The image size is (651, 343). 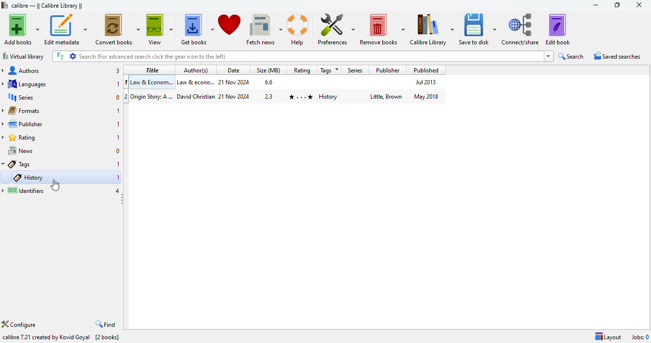 I want to click on saved searches, so click(x=617, y=55).